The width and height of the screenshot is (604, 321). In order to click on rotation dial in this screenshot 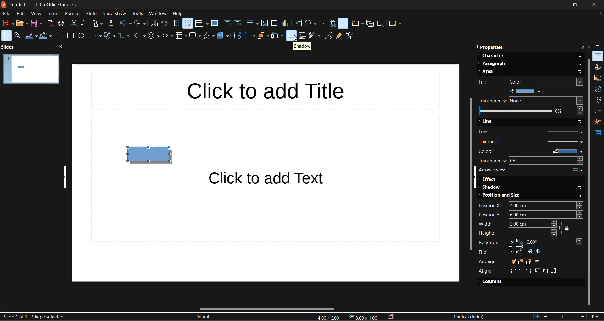, I will do `click(515, 247)`.